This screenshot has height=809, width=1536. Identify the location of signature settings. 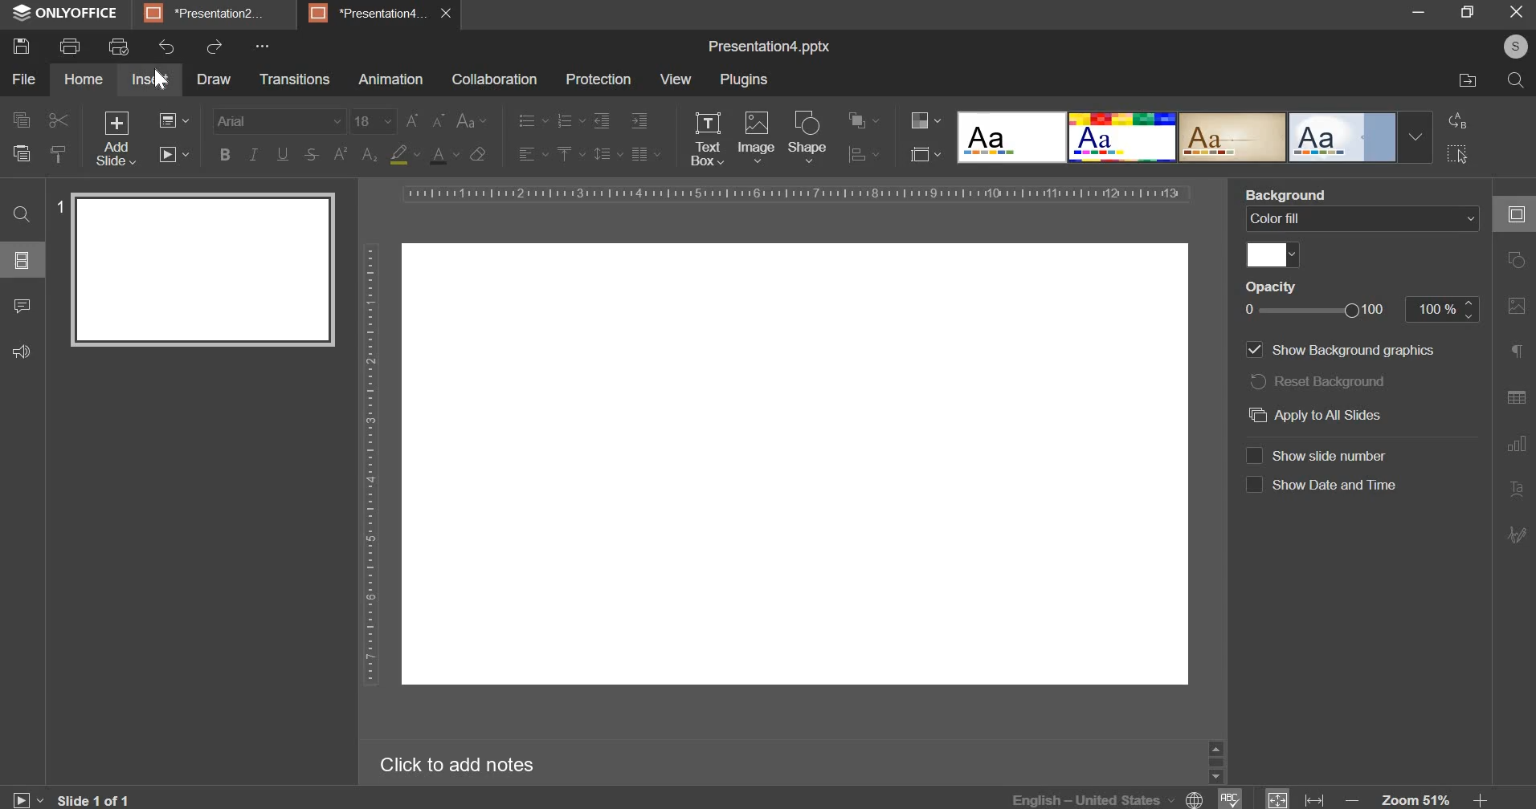
(1518, 535).